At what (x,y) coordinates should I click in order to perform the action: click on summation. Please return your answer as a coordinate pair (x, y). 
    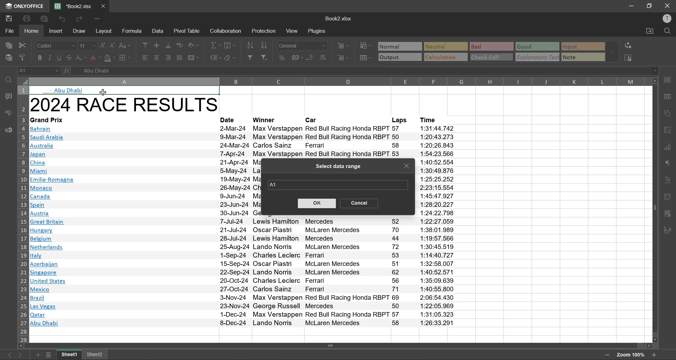
    Looking at the image, I should click on (216, 45).